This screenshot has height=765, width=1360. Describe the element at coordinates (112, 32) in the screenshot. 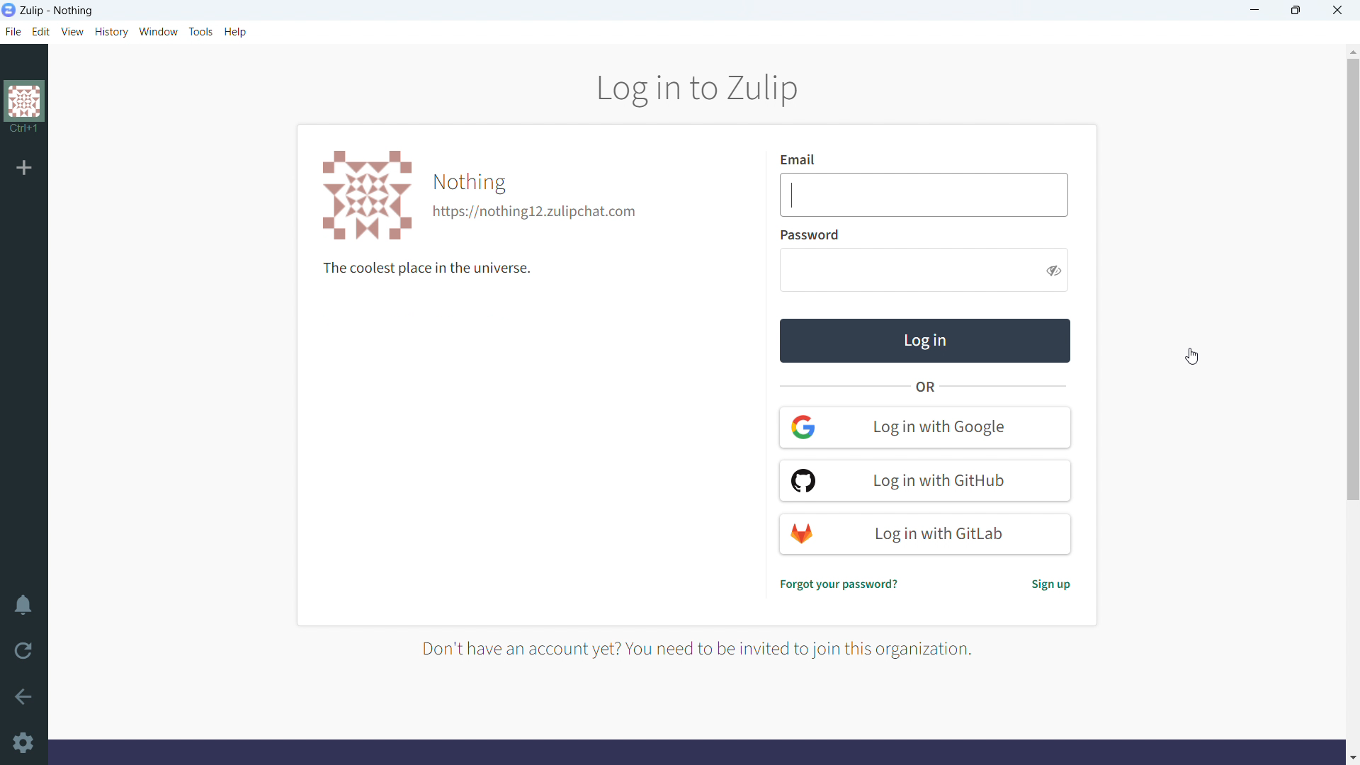

I see `history` at that location.